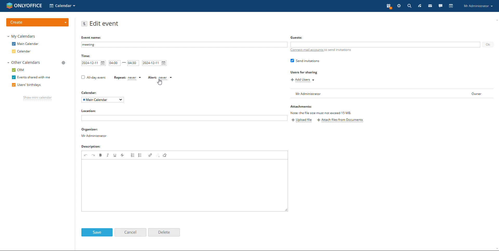 This screenshot has width=499, height=251. What do you see at coordinates (92, 37) in the screenshot?
I see `Event name:` at bounding box center [92, 37].